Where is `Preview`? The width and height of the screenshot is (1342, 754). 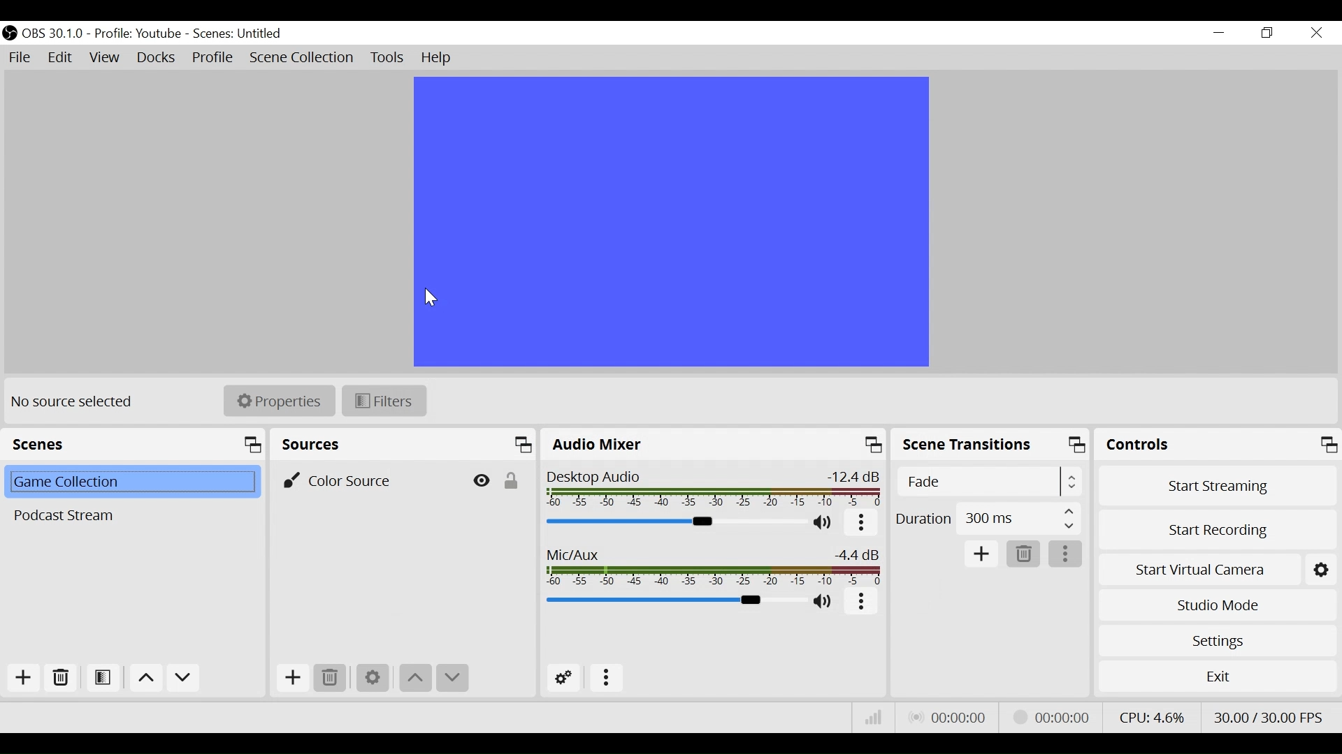 Preview is located at coordinates (669, 221).